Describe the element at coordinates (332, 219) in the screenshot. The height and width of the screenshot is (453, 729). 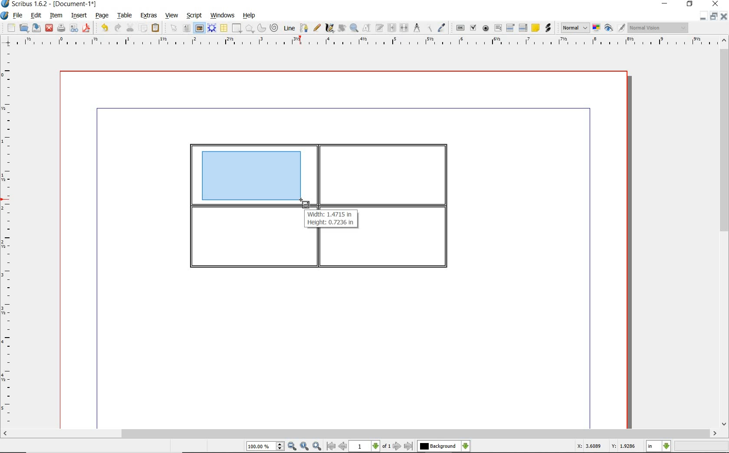
I see `Width: 1.4715 in Height: 0.7236 in` at that location.